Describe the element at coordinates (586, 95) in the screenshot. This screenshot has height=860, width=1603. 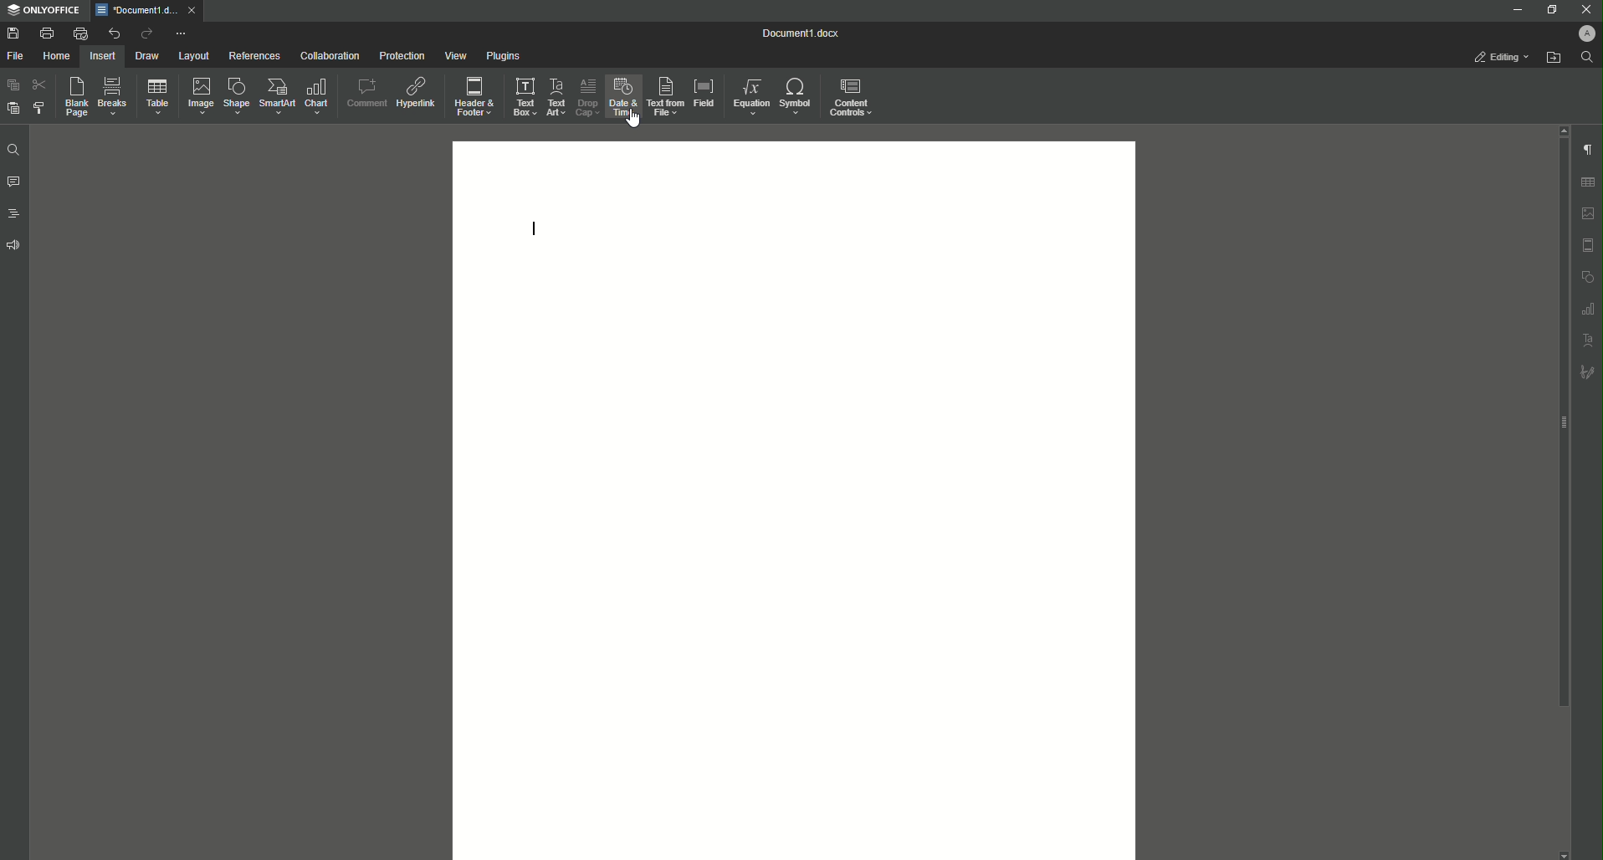
I see `Drop Cap` at that location.